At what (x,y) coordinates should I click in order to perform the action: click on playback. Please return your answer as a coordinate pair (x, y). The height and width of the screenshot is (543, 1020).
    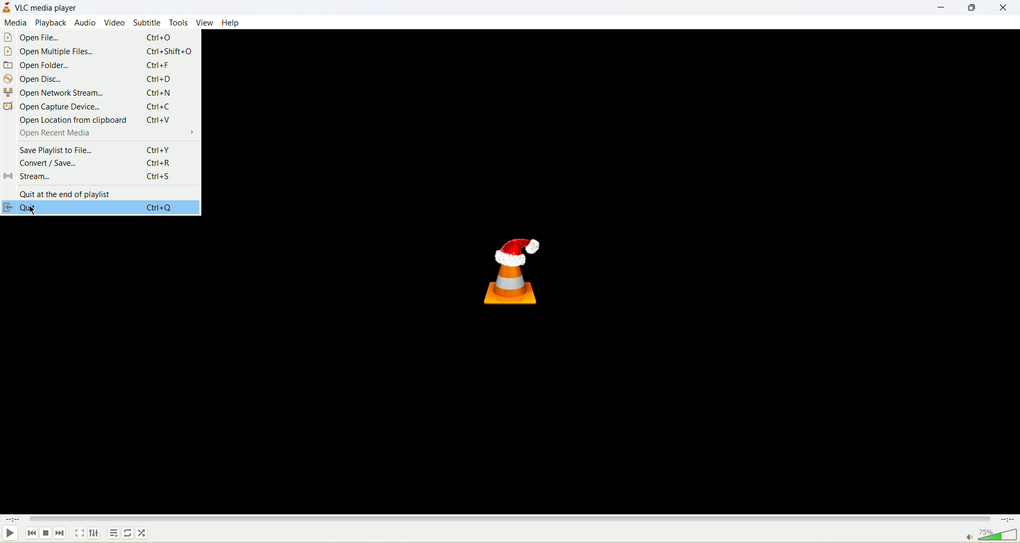
    Looking at the image, I should click on (50, 23).